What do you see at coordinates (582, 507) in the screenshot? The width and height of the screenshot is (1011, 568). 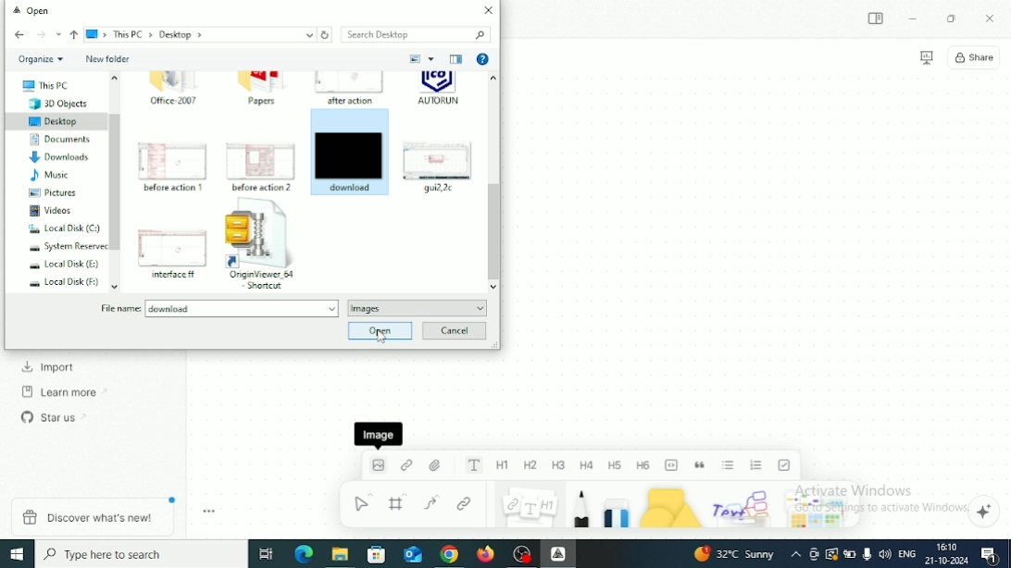 I see `Pen` at bounding box center [582, 507].